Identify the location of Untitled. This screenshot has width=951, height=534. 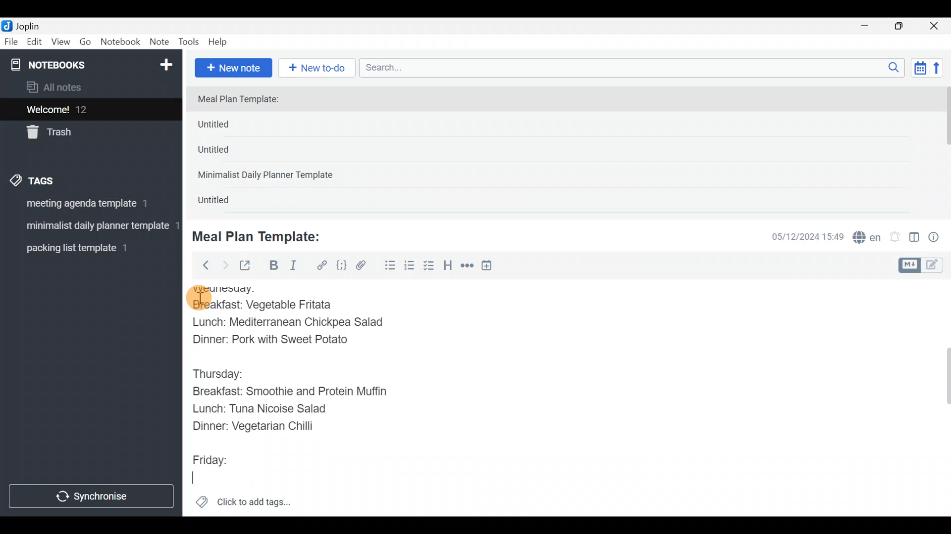
(225, 202).